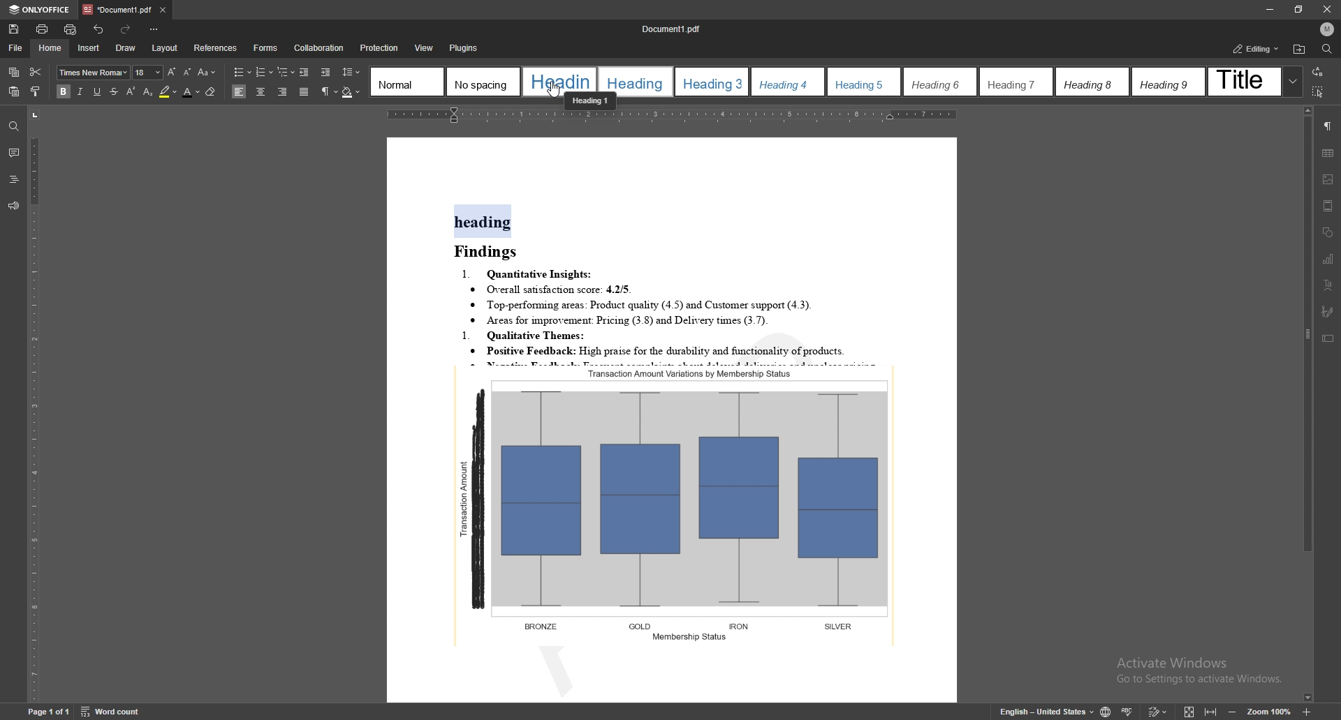 Image resolution: width=1341 pixels, height=720 pixels. I want to click on 1. Quantitative Insights:, so click(529, 273).